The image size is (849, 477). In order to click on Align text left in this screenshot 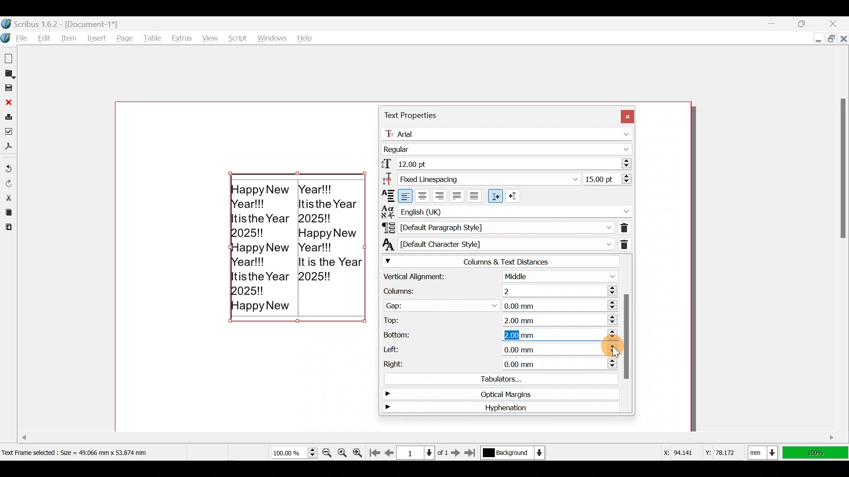, I will do `click(406, 195)`.